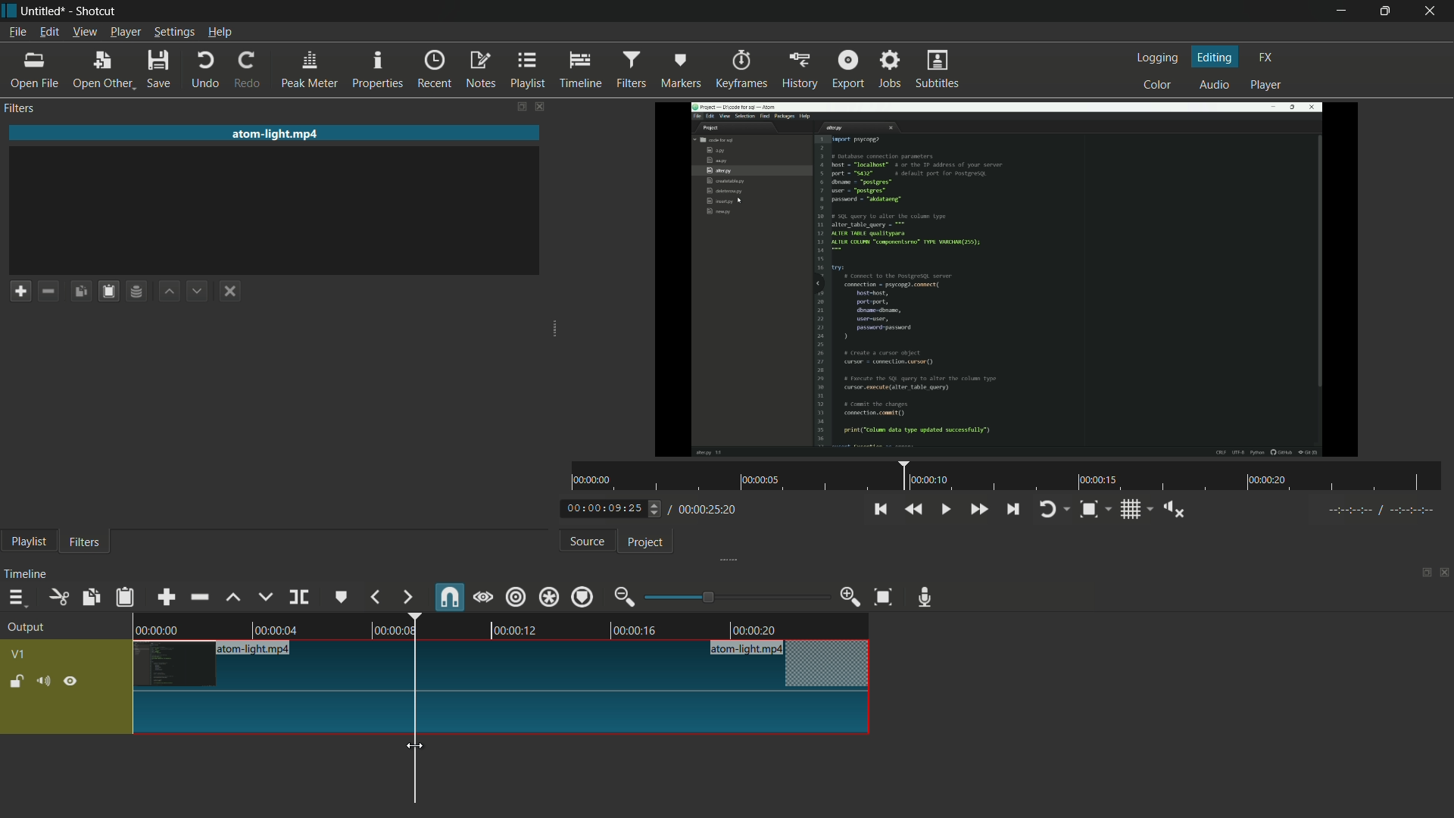 The width and height of the screenshot is (1454, 818). Describe the element at coordinates (548, 596) in the screenshot. I see `ripple all tracks` at that location.